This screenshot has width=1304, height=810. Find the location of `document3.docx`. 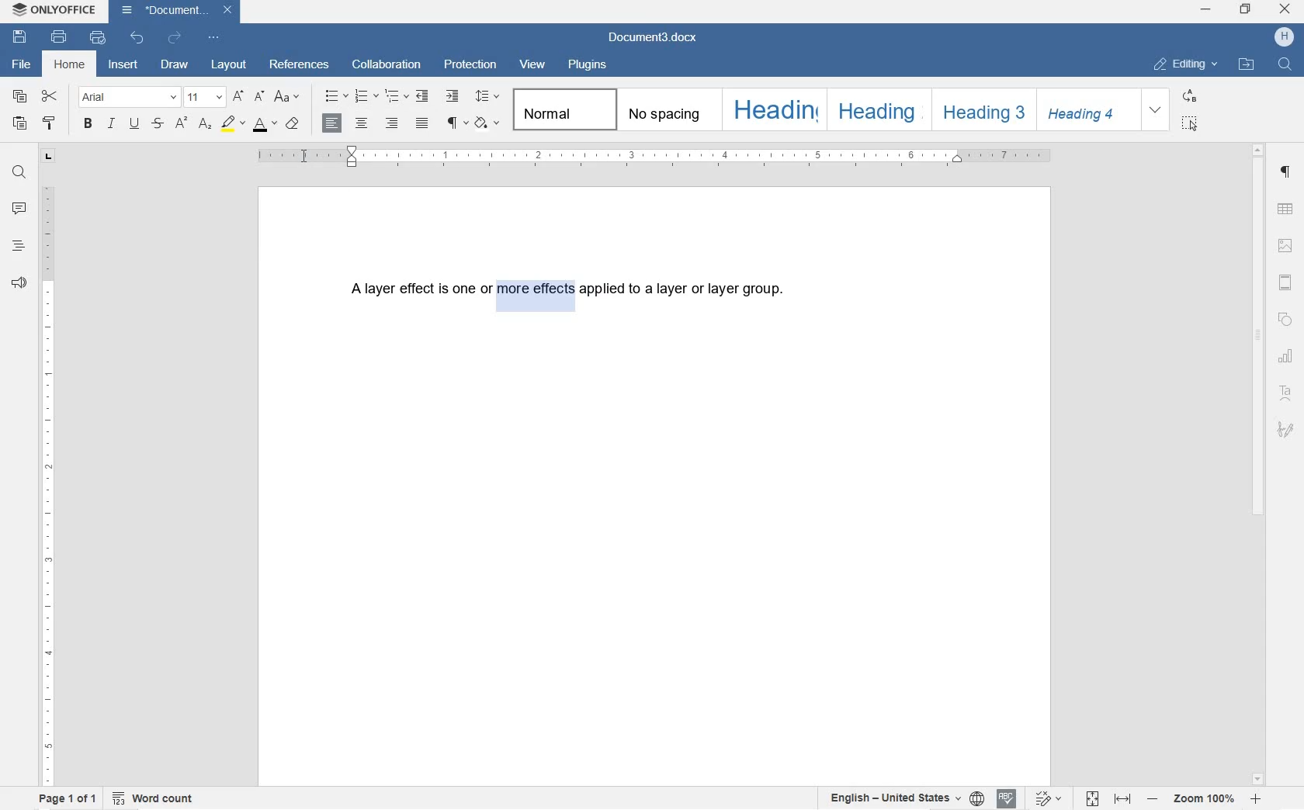

document3.docx is located at coordinates (656, 38).